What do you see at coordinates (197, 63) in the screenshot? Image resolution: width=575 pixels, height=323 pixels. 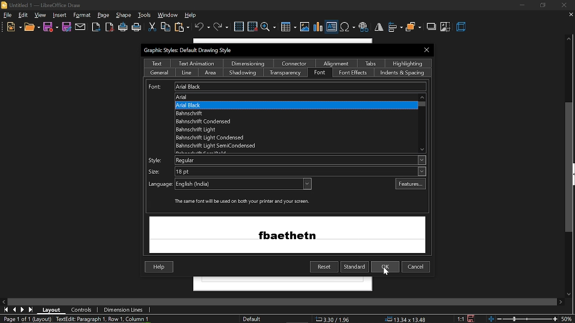 I see `text animation` at bounding box center [197, 63].